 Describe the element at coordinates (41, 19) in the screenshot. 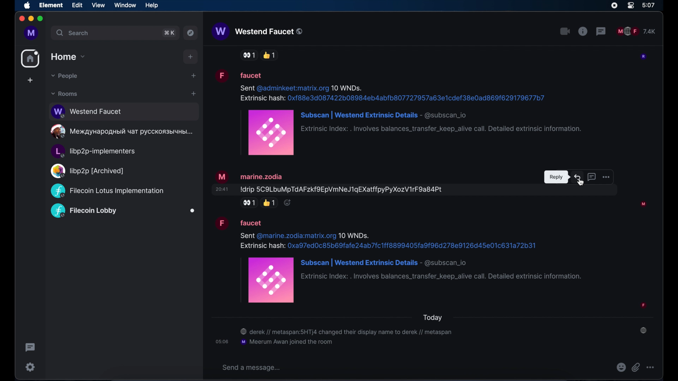

I see `maximize` at that location.